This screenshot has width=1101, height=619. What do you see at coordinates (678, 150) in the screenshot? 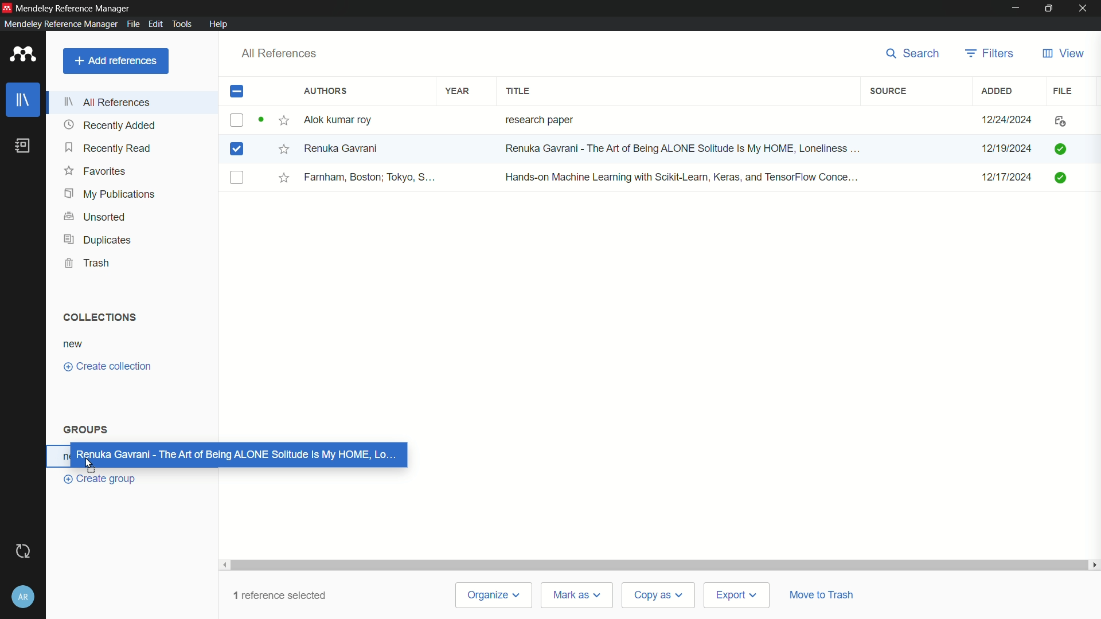
I see `Renuka gavrani - The Artn of...` at bounding box center [678, 150].